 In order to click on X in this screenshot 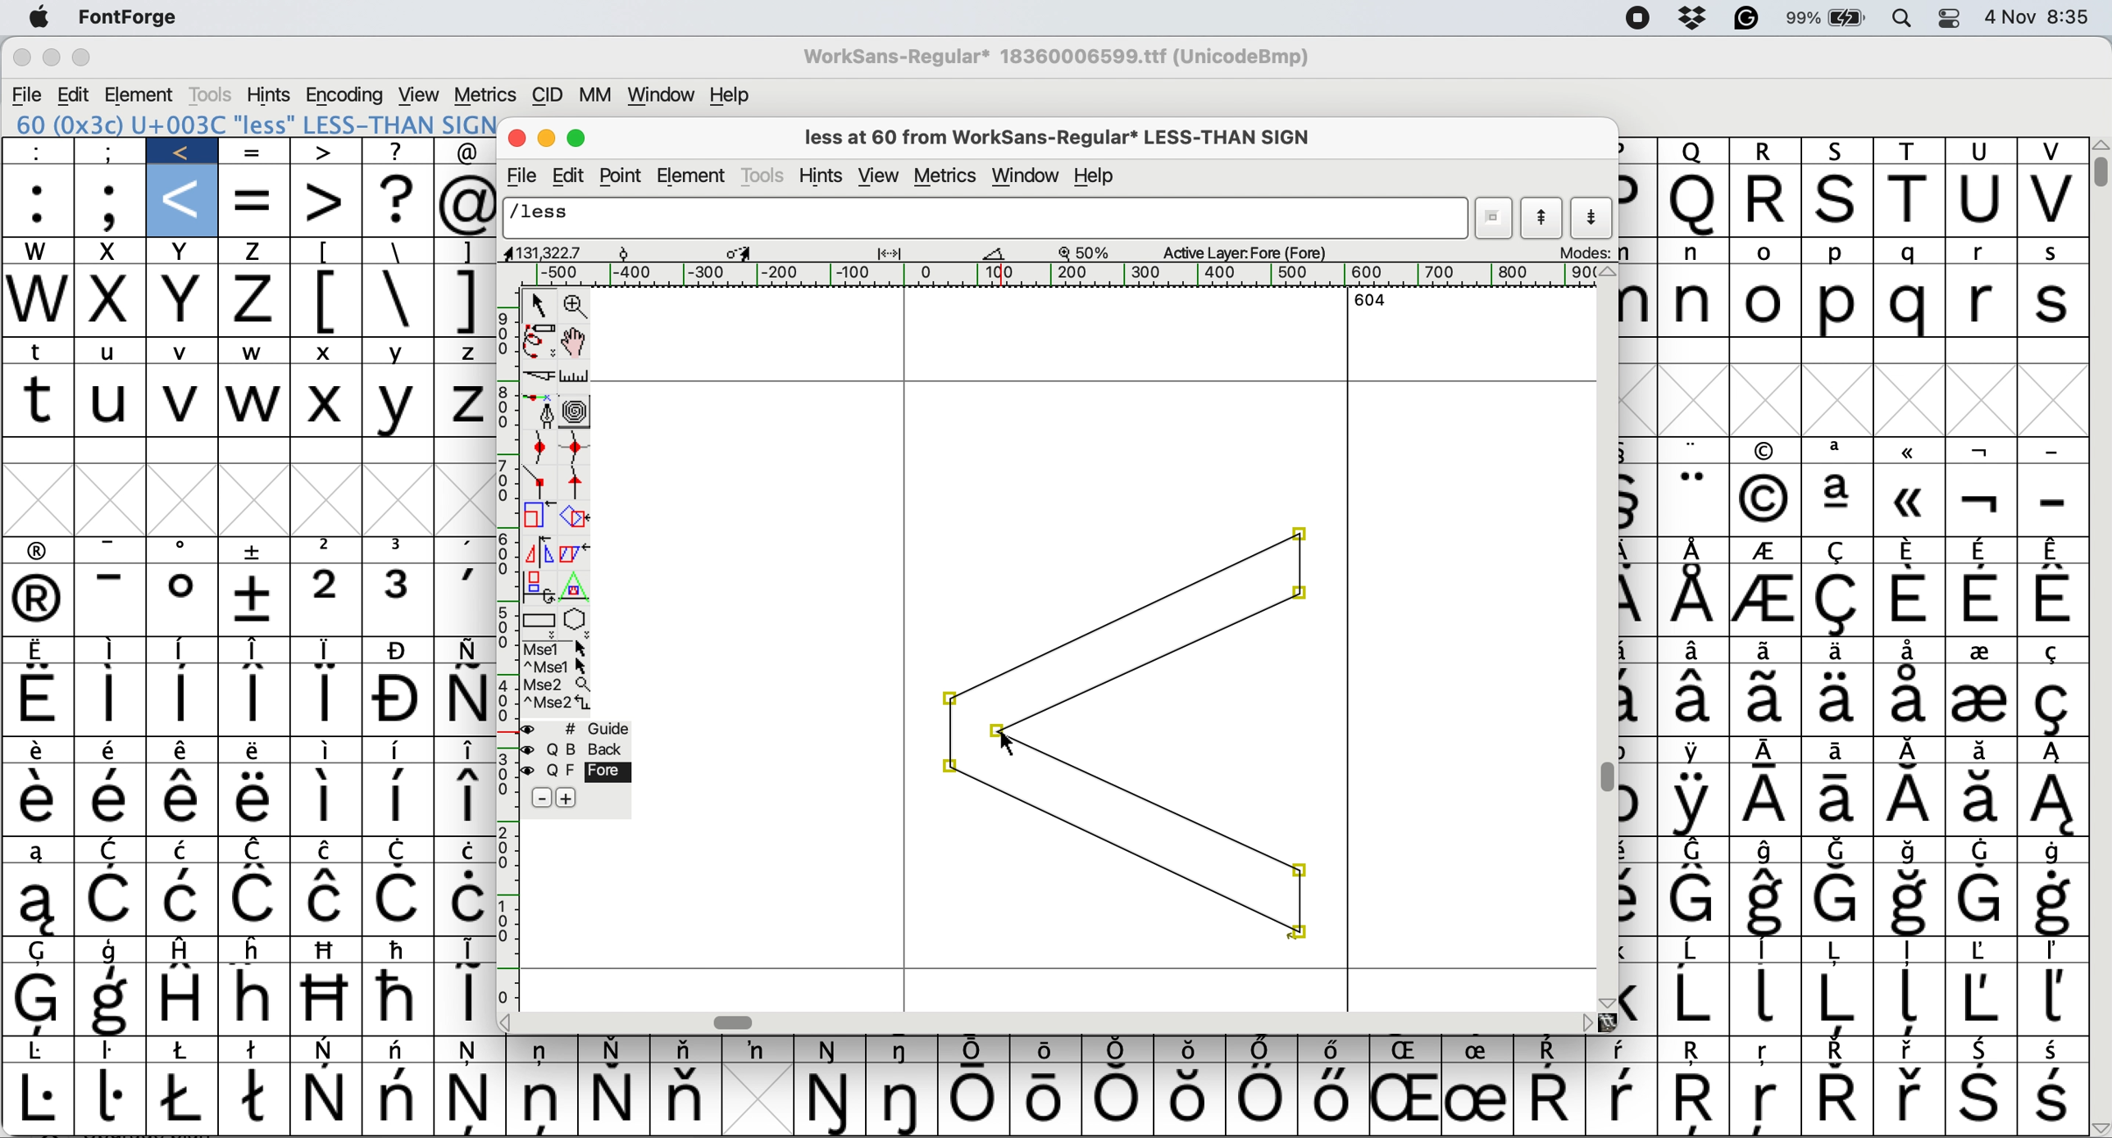, I will do `click(325, 403)`.